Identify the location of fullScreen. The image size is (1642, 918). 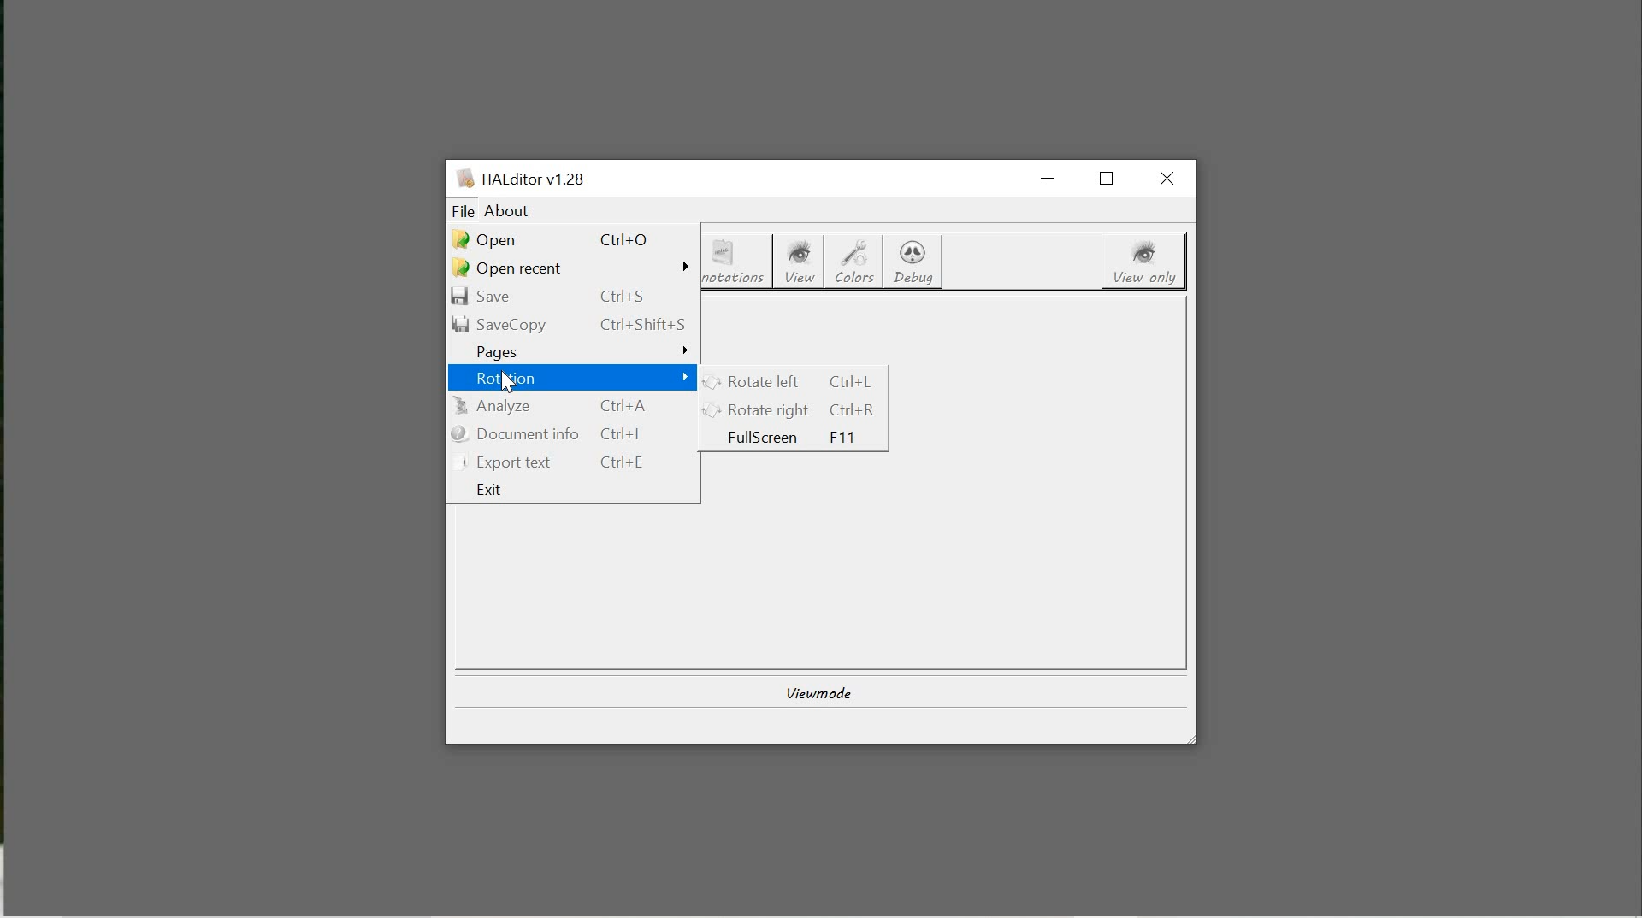
(799, 438).